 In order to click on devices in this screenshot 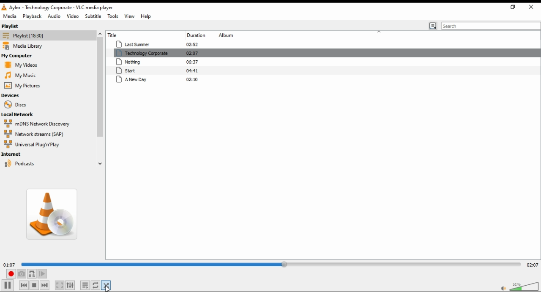, I will do `click(11, 95)`.